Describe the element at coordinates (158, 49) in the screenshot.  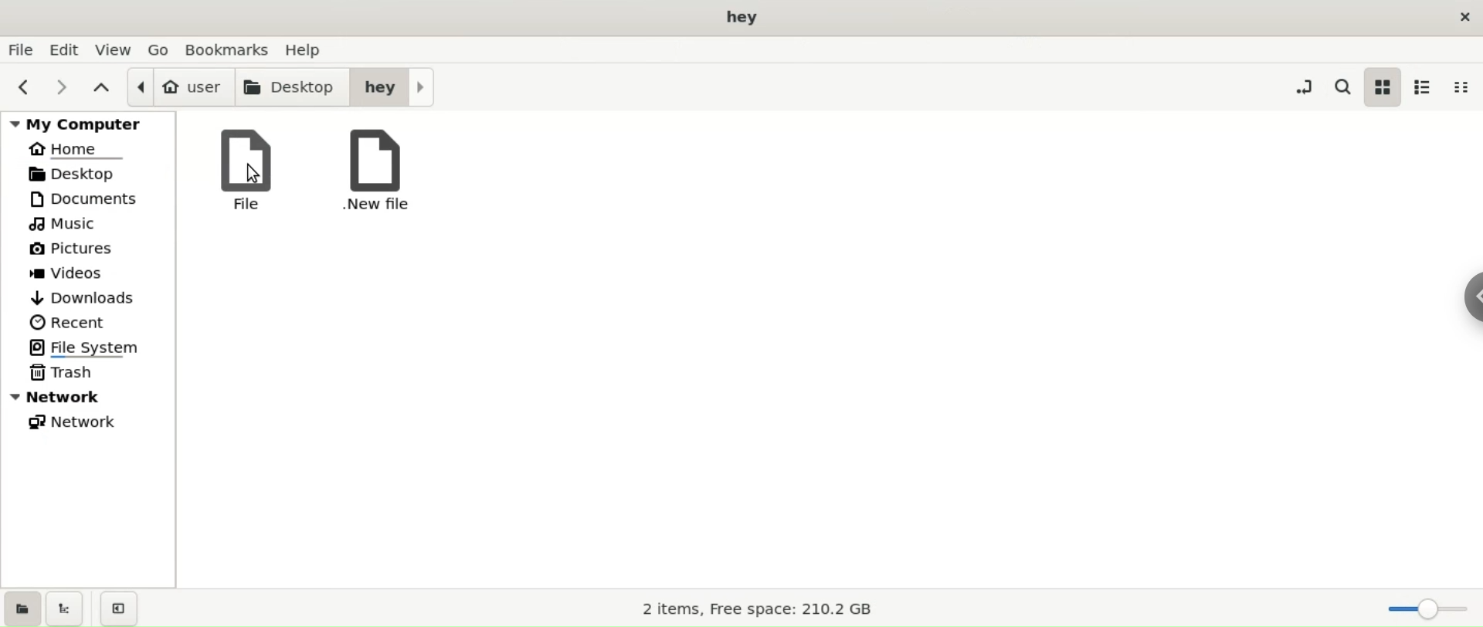
I see `go` at that location.